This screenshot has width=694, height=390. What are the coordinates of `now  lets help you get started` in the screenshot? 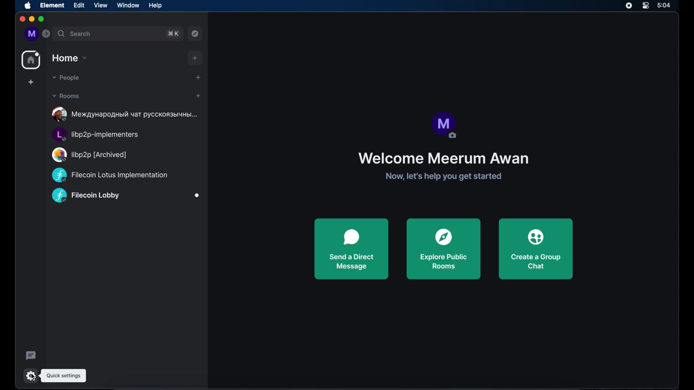 It's located at (444, 177).